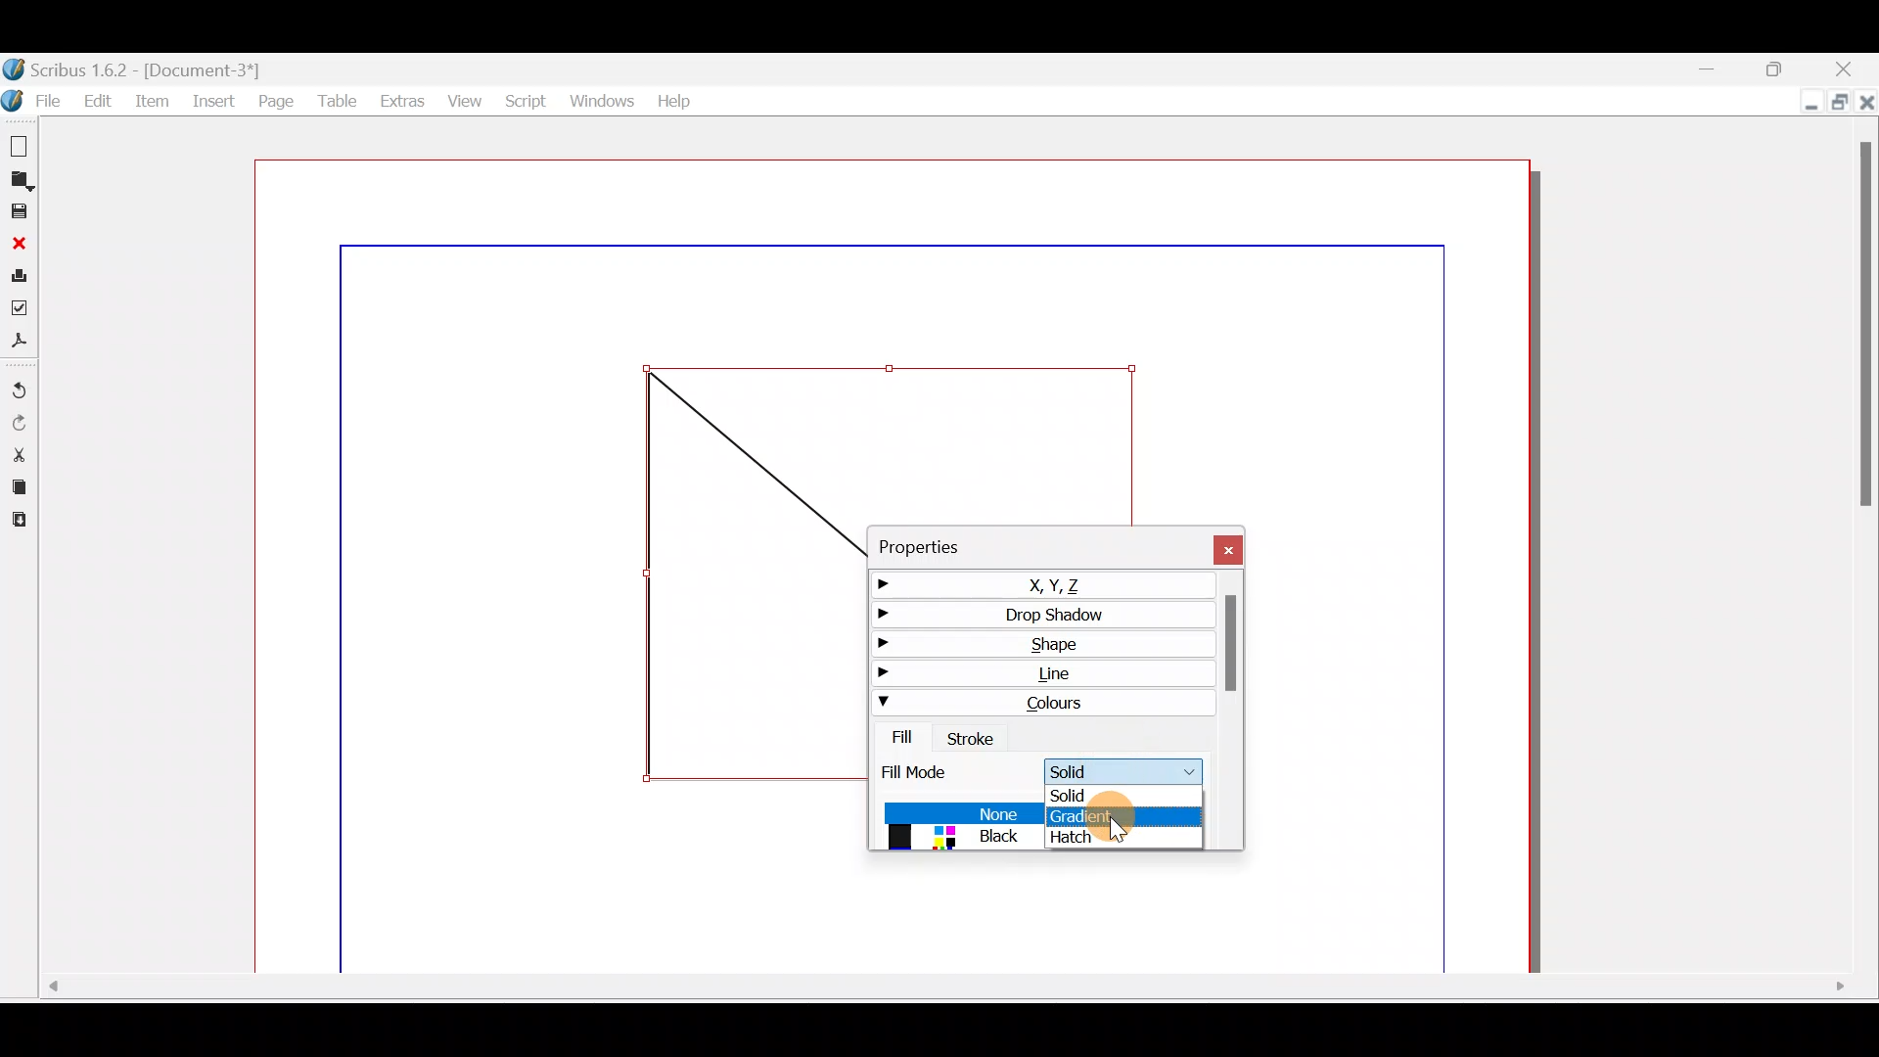  What do you see at coordinates (974, 736) in the screenshot?
I see `Stroke` at bounding box center [974, 736].